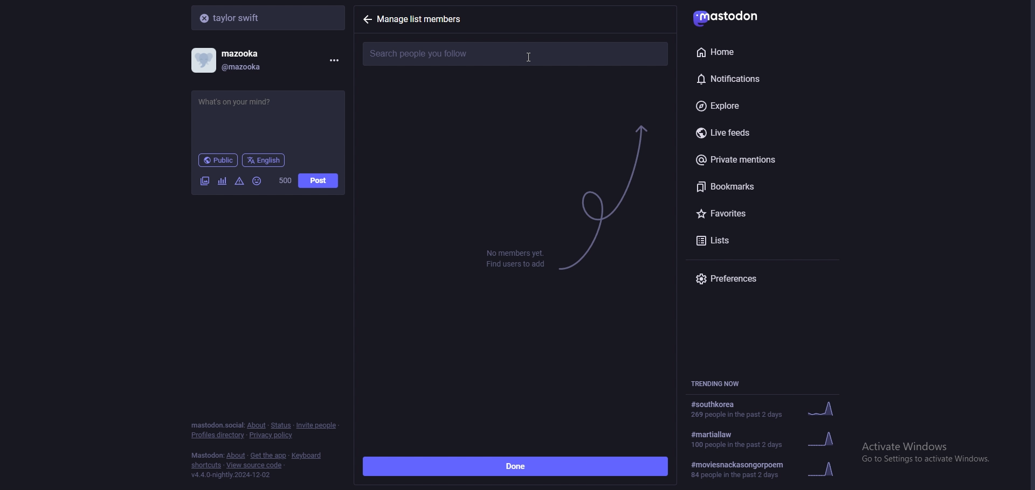 The height and width of the screenshot is (490, 1035). Describe the element at coordinates (765, 134) in the screenshot. I see `live feeds` at that location.